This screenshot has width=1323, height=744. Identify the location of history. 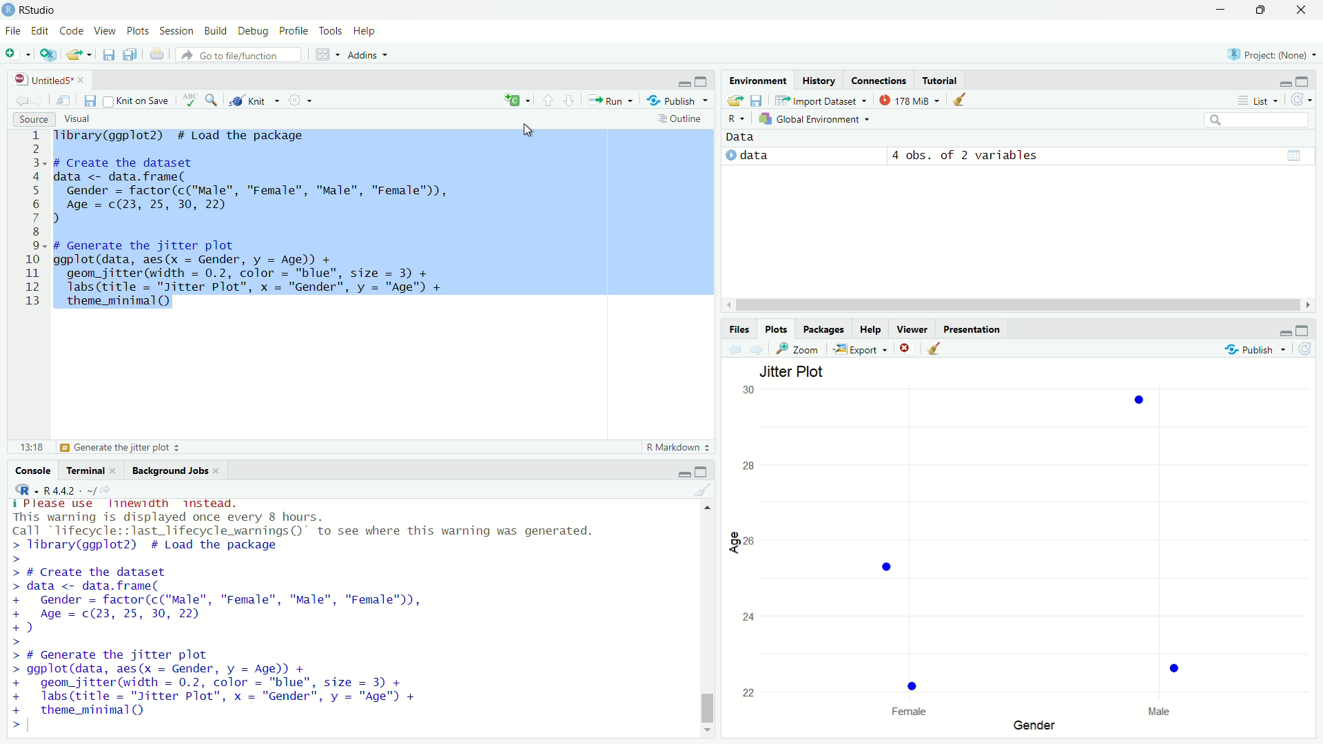
(818, 81).